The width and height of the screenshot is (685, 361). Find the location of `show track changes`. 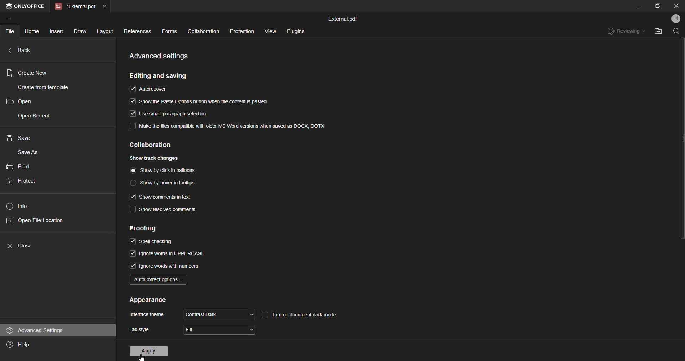

show track changes is located at coordinates (156, 157).